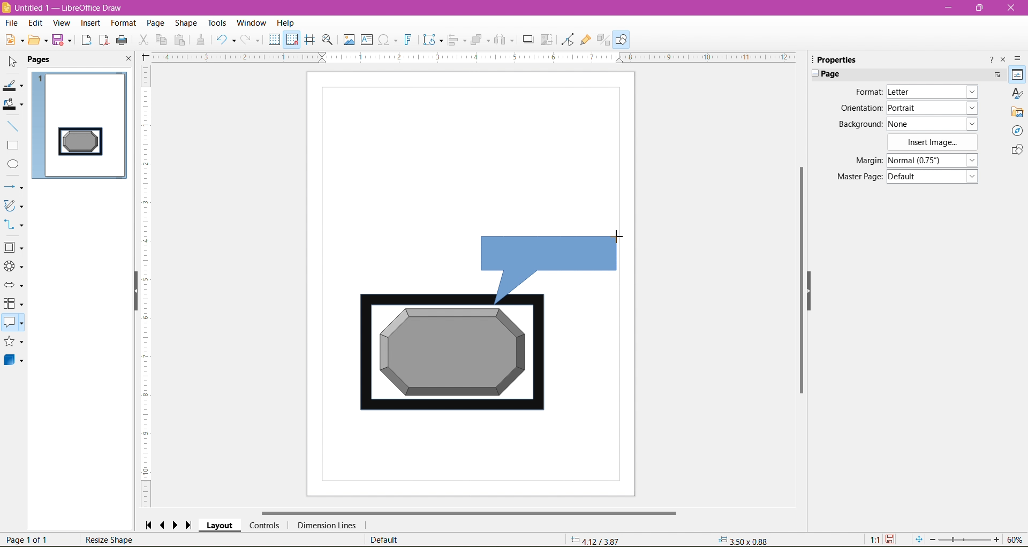  What do you see at coordinates (11, 22) in the screenshot?
I see `File` at bounding box center [11, 22].